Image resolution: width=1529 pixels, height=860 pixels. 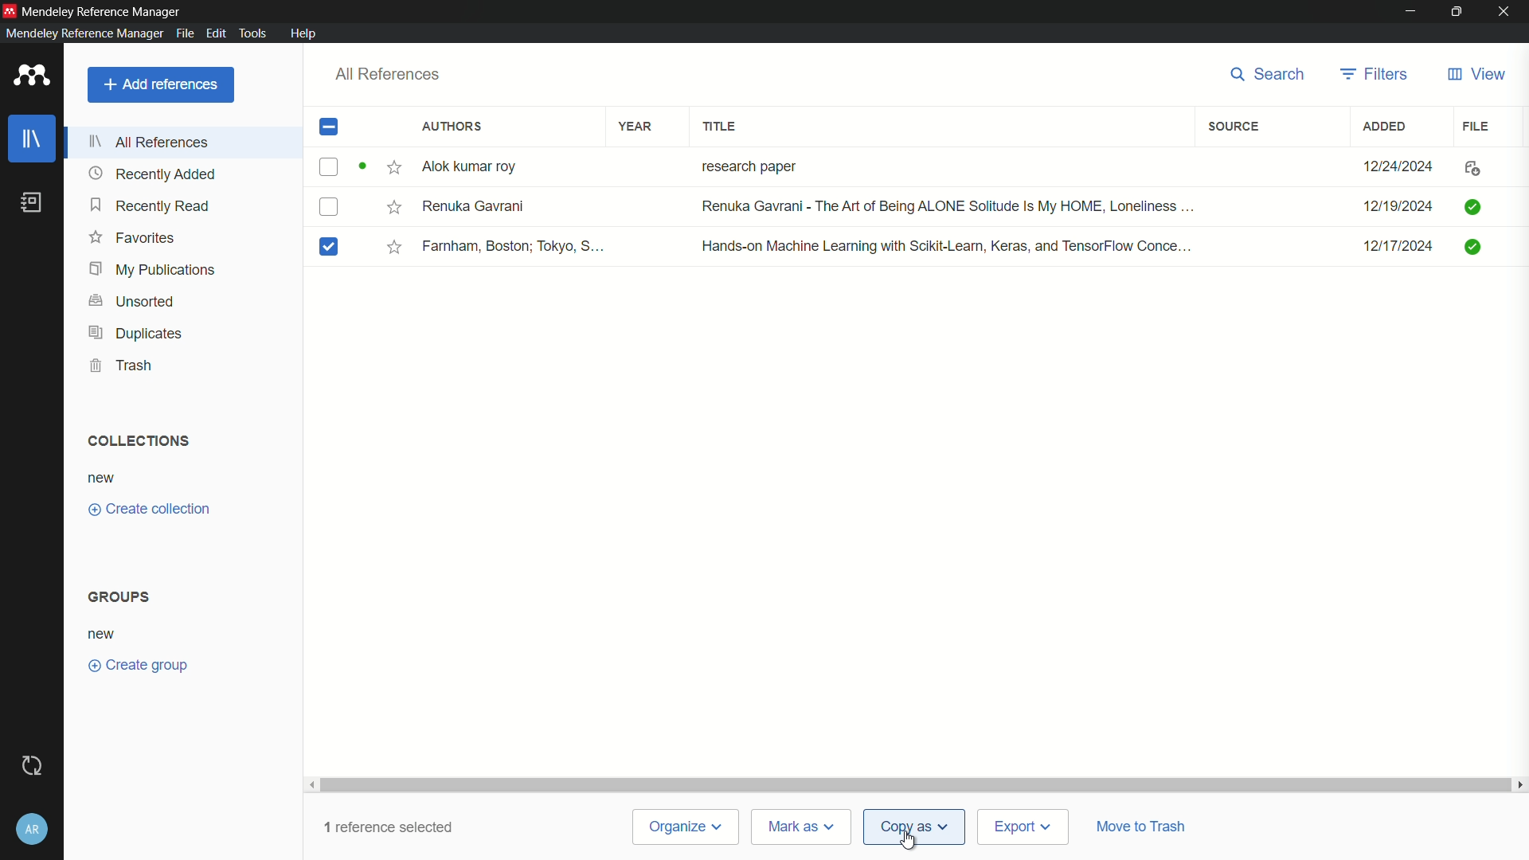 I want to click on added, so click(x=1386, y=127).